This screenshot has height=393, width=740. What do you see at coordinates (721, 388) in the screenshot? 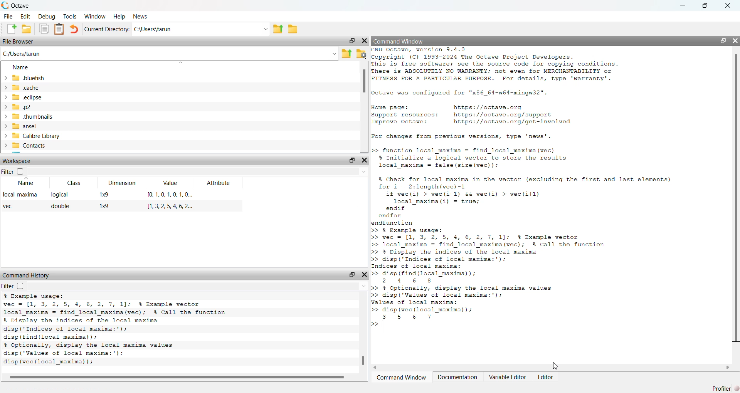
I see `Profiler` at bounding box center [721, 388].